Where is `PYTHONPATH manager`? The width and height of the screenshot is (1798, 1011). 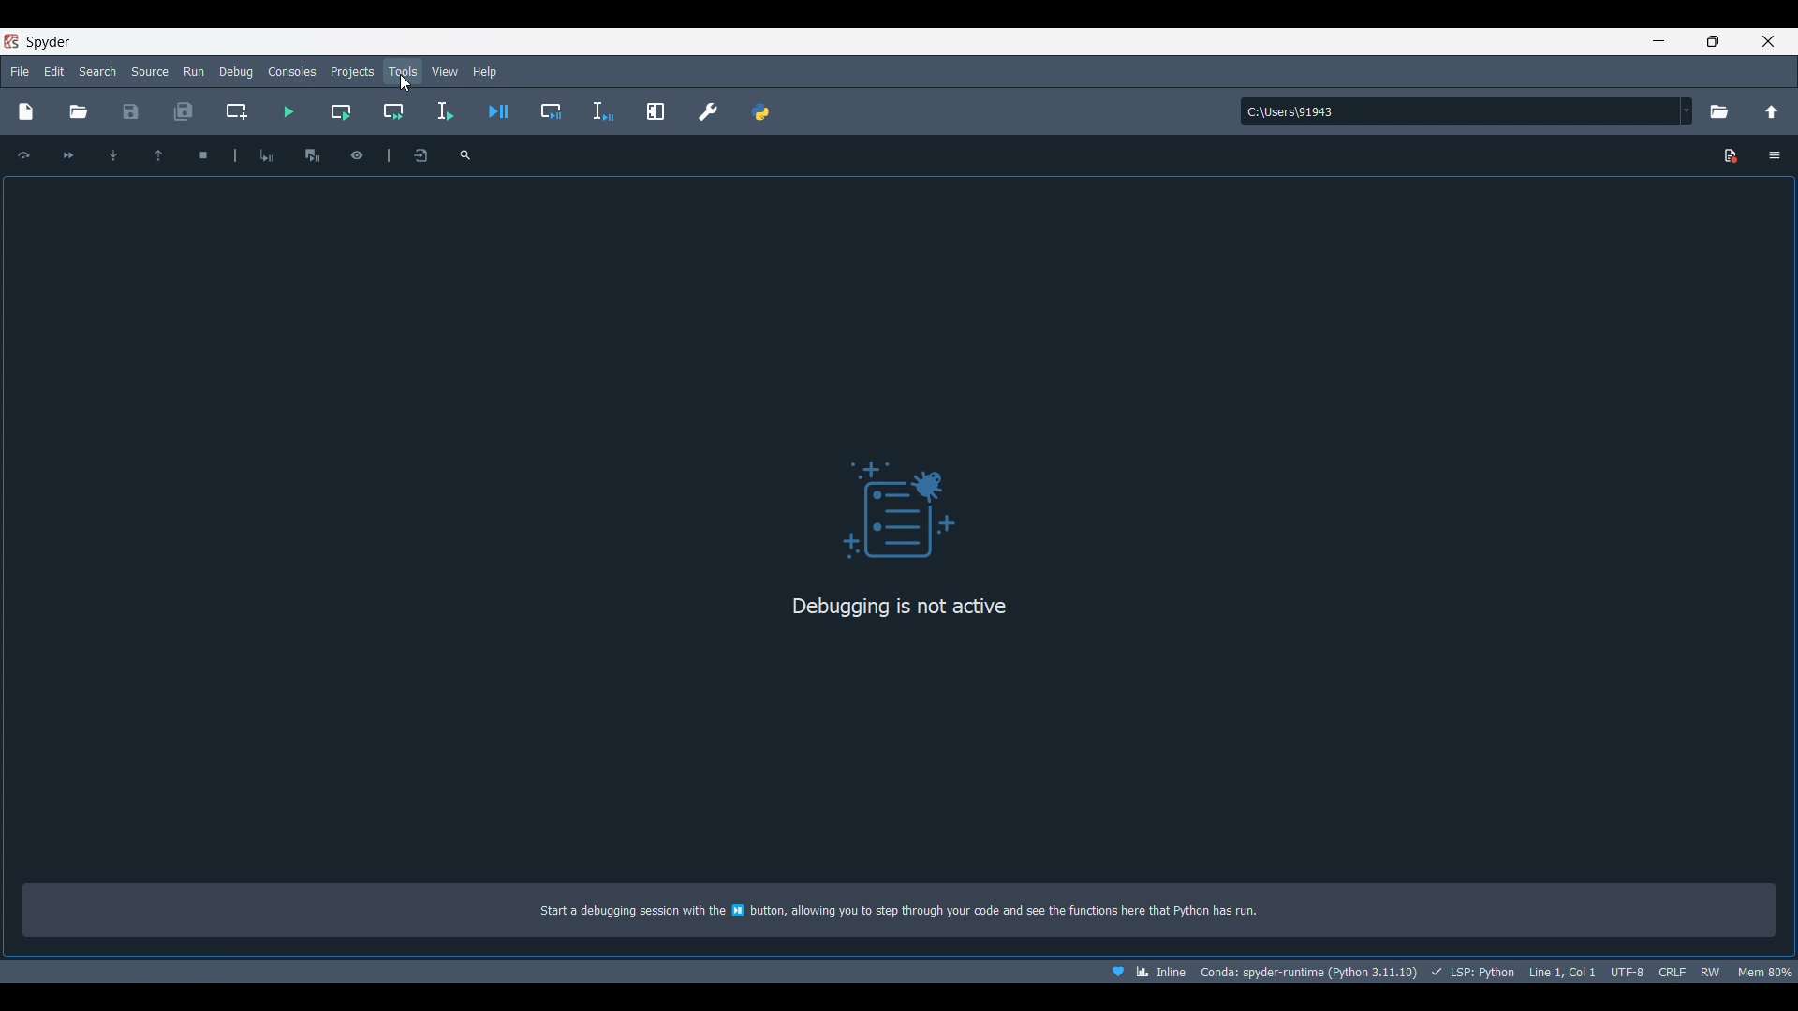
PYTHONPATH manager is located at coordinates (760, 111).